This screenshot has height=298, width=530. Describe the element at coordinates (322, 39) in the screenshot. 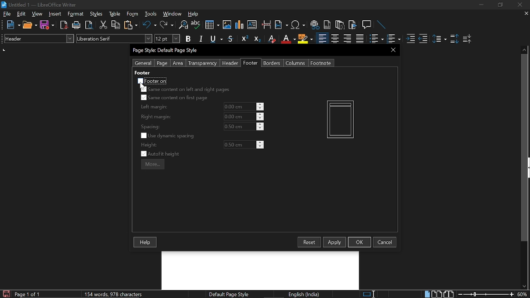

I see `Align left` at that location.